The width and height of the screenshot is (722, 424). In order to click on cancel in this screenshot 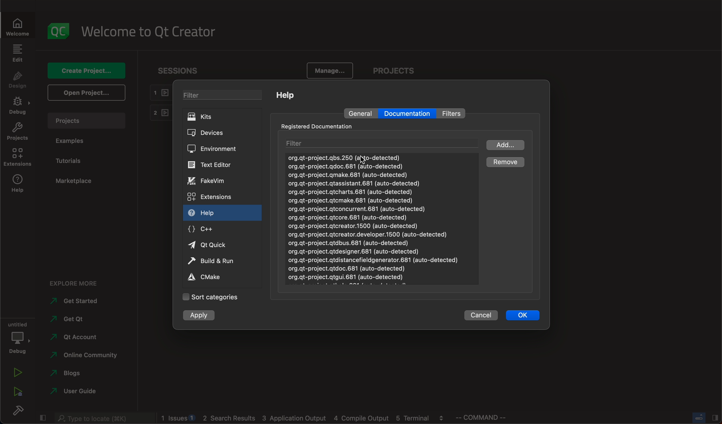, I will do `click(474, 315)`.